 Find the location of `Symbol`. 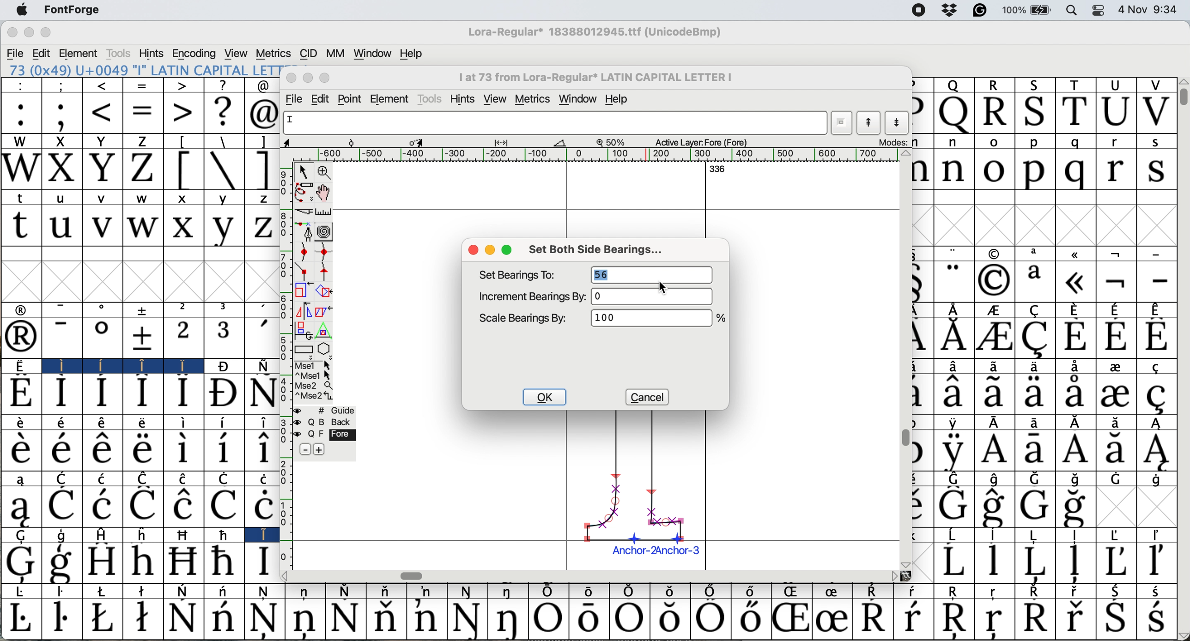

Symbol is located at coordinates (1158, 479).